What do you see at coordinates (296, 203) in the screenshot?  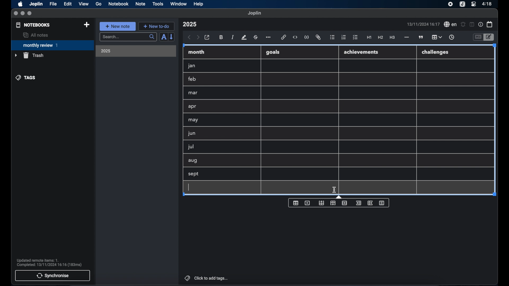 I see `insert table` at bounding box center [296, 203].